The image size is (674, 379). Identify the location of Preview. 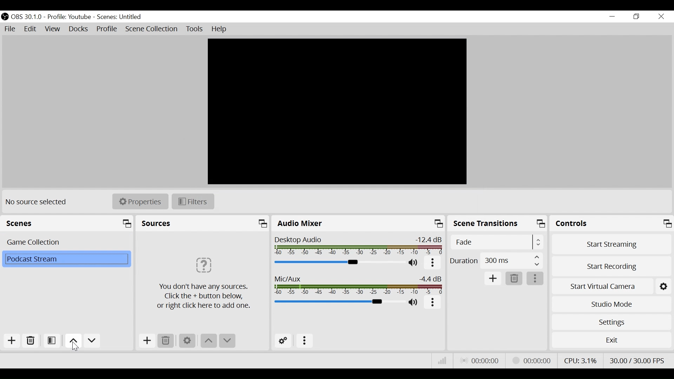
(338, 112).